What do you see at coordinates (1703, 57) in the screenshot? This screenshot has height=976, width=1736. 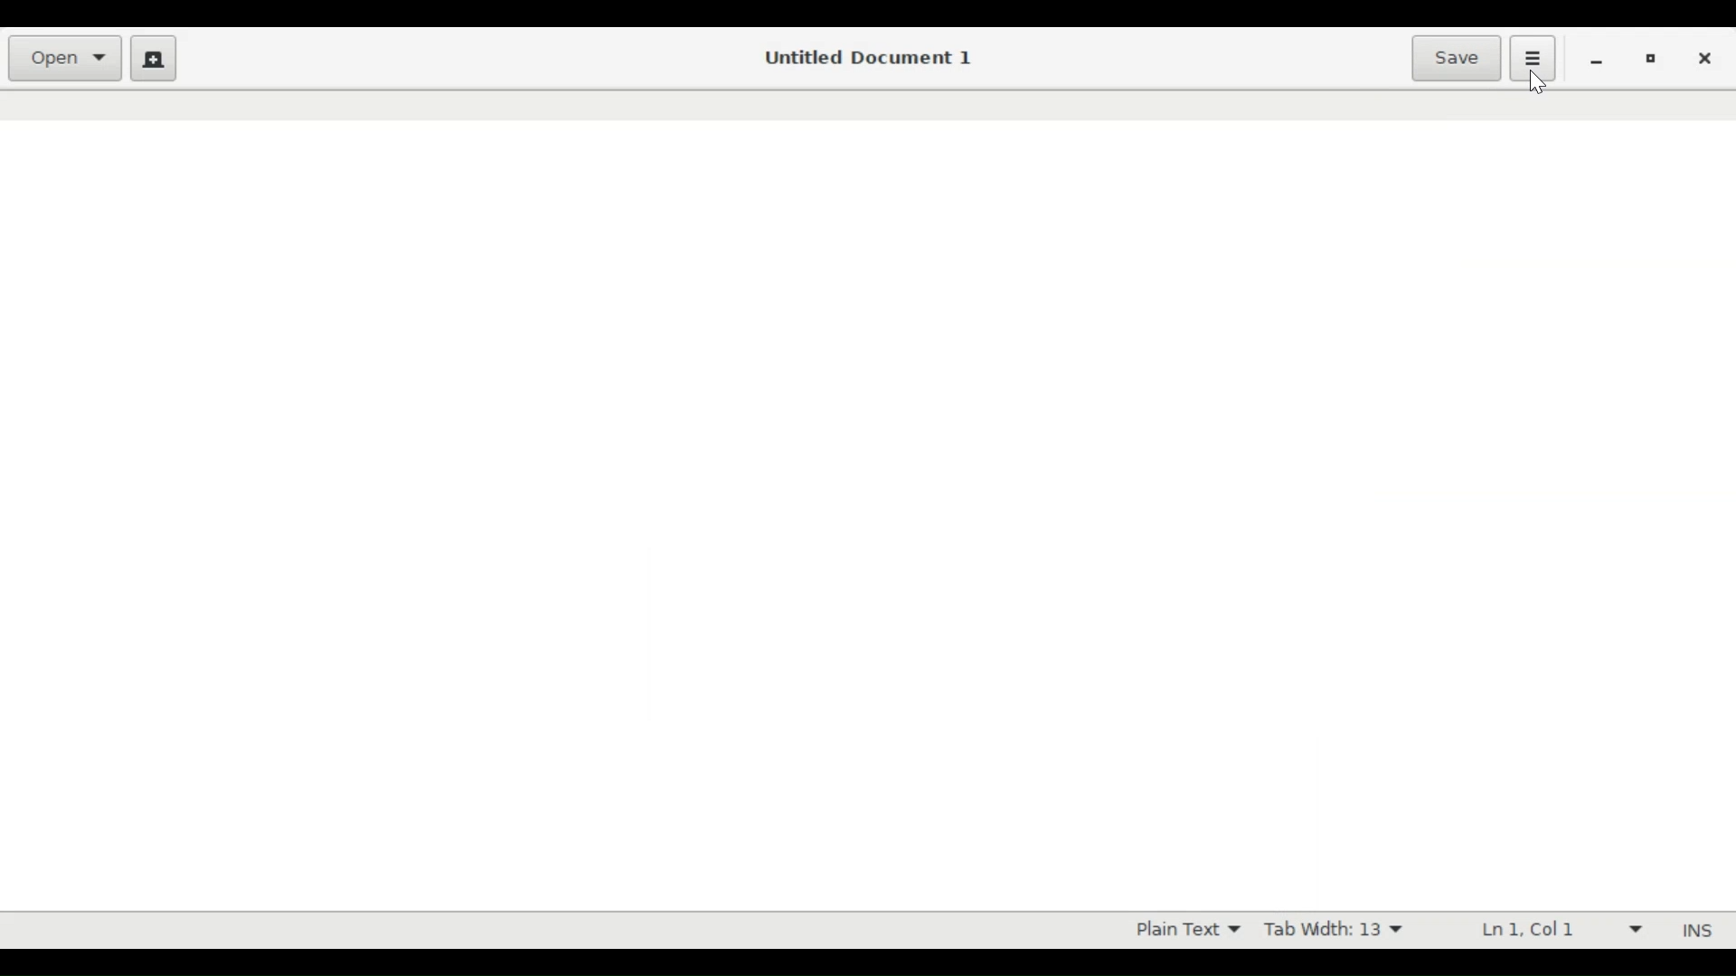 I see `close` at bounding box center [1703, 57].